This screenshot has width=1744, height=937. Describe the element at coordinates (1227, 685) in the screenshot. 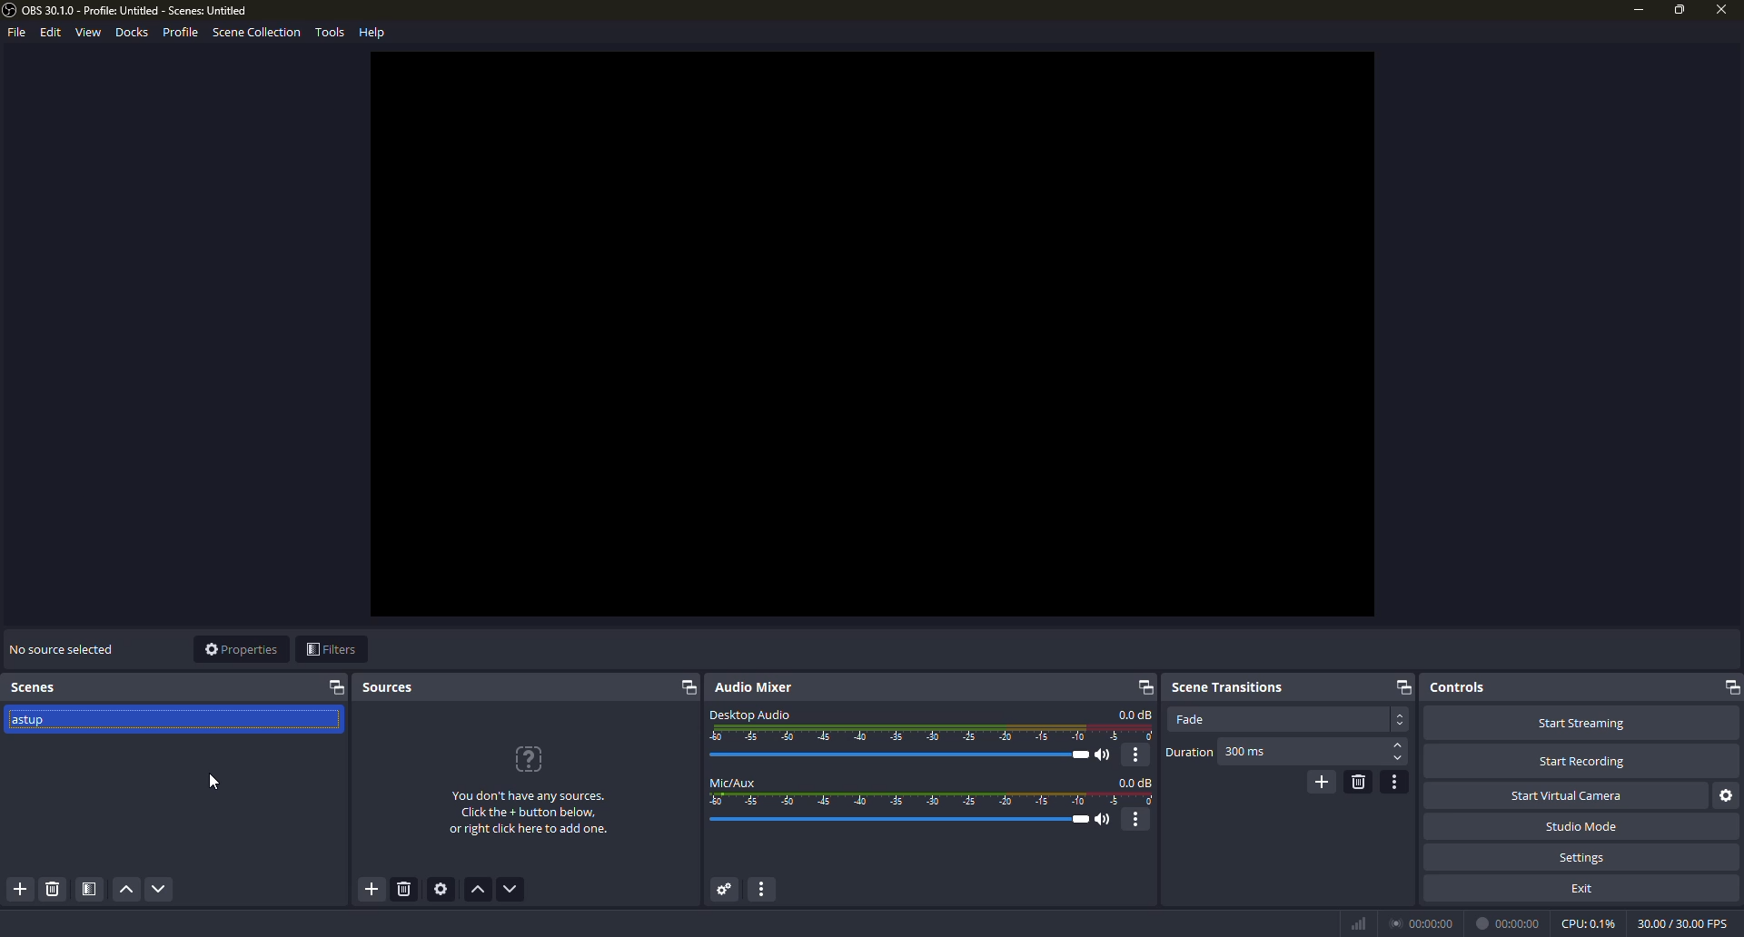

I see `scene transitions` at that location.